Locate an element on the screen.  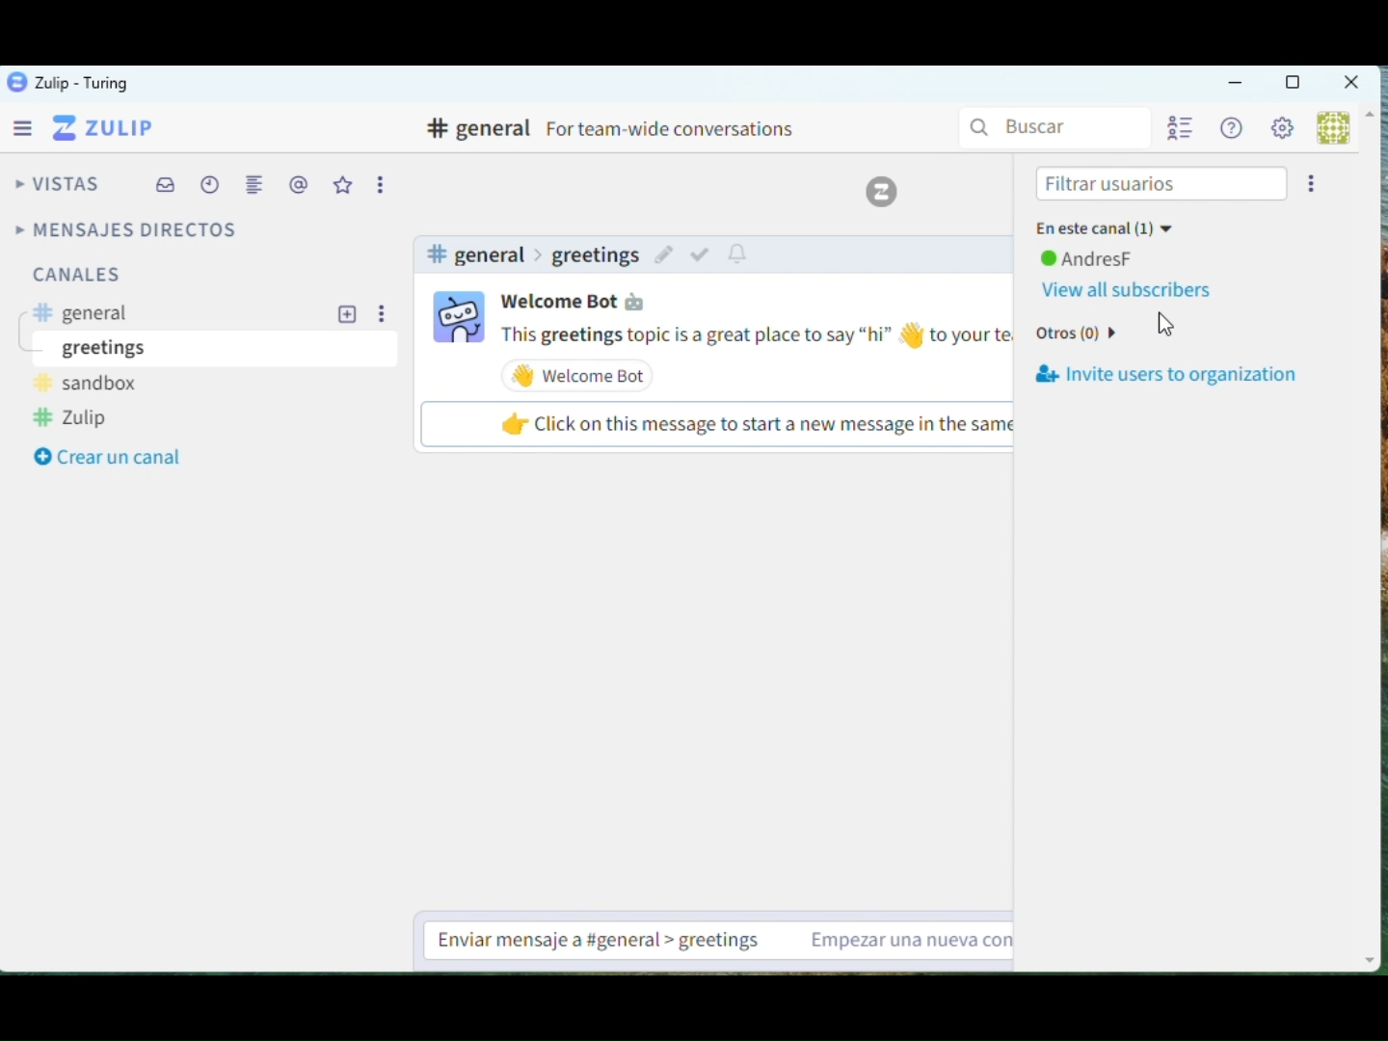
Zulip is located at coordinates (882, 193).